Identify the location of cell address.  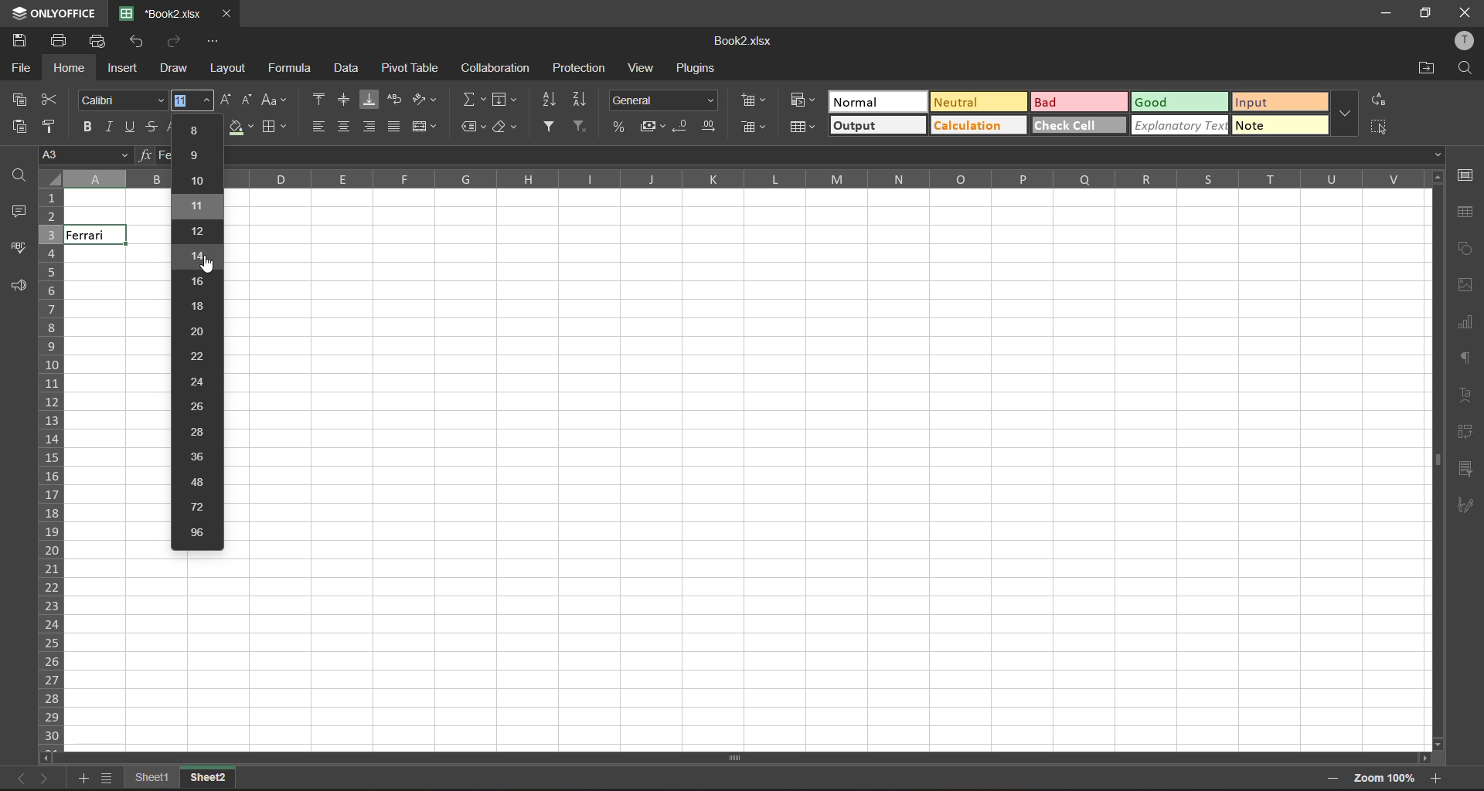
(106, 154).